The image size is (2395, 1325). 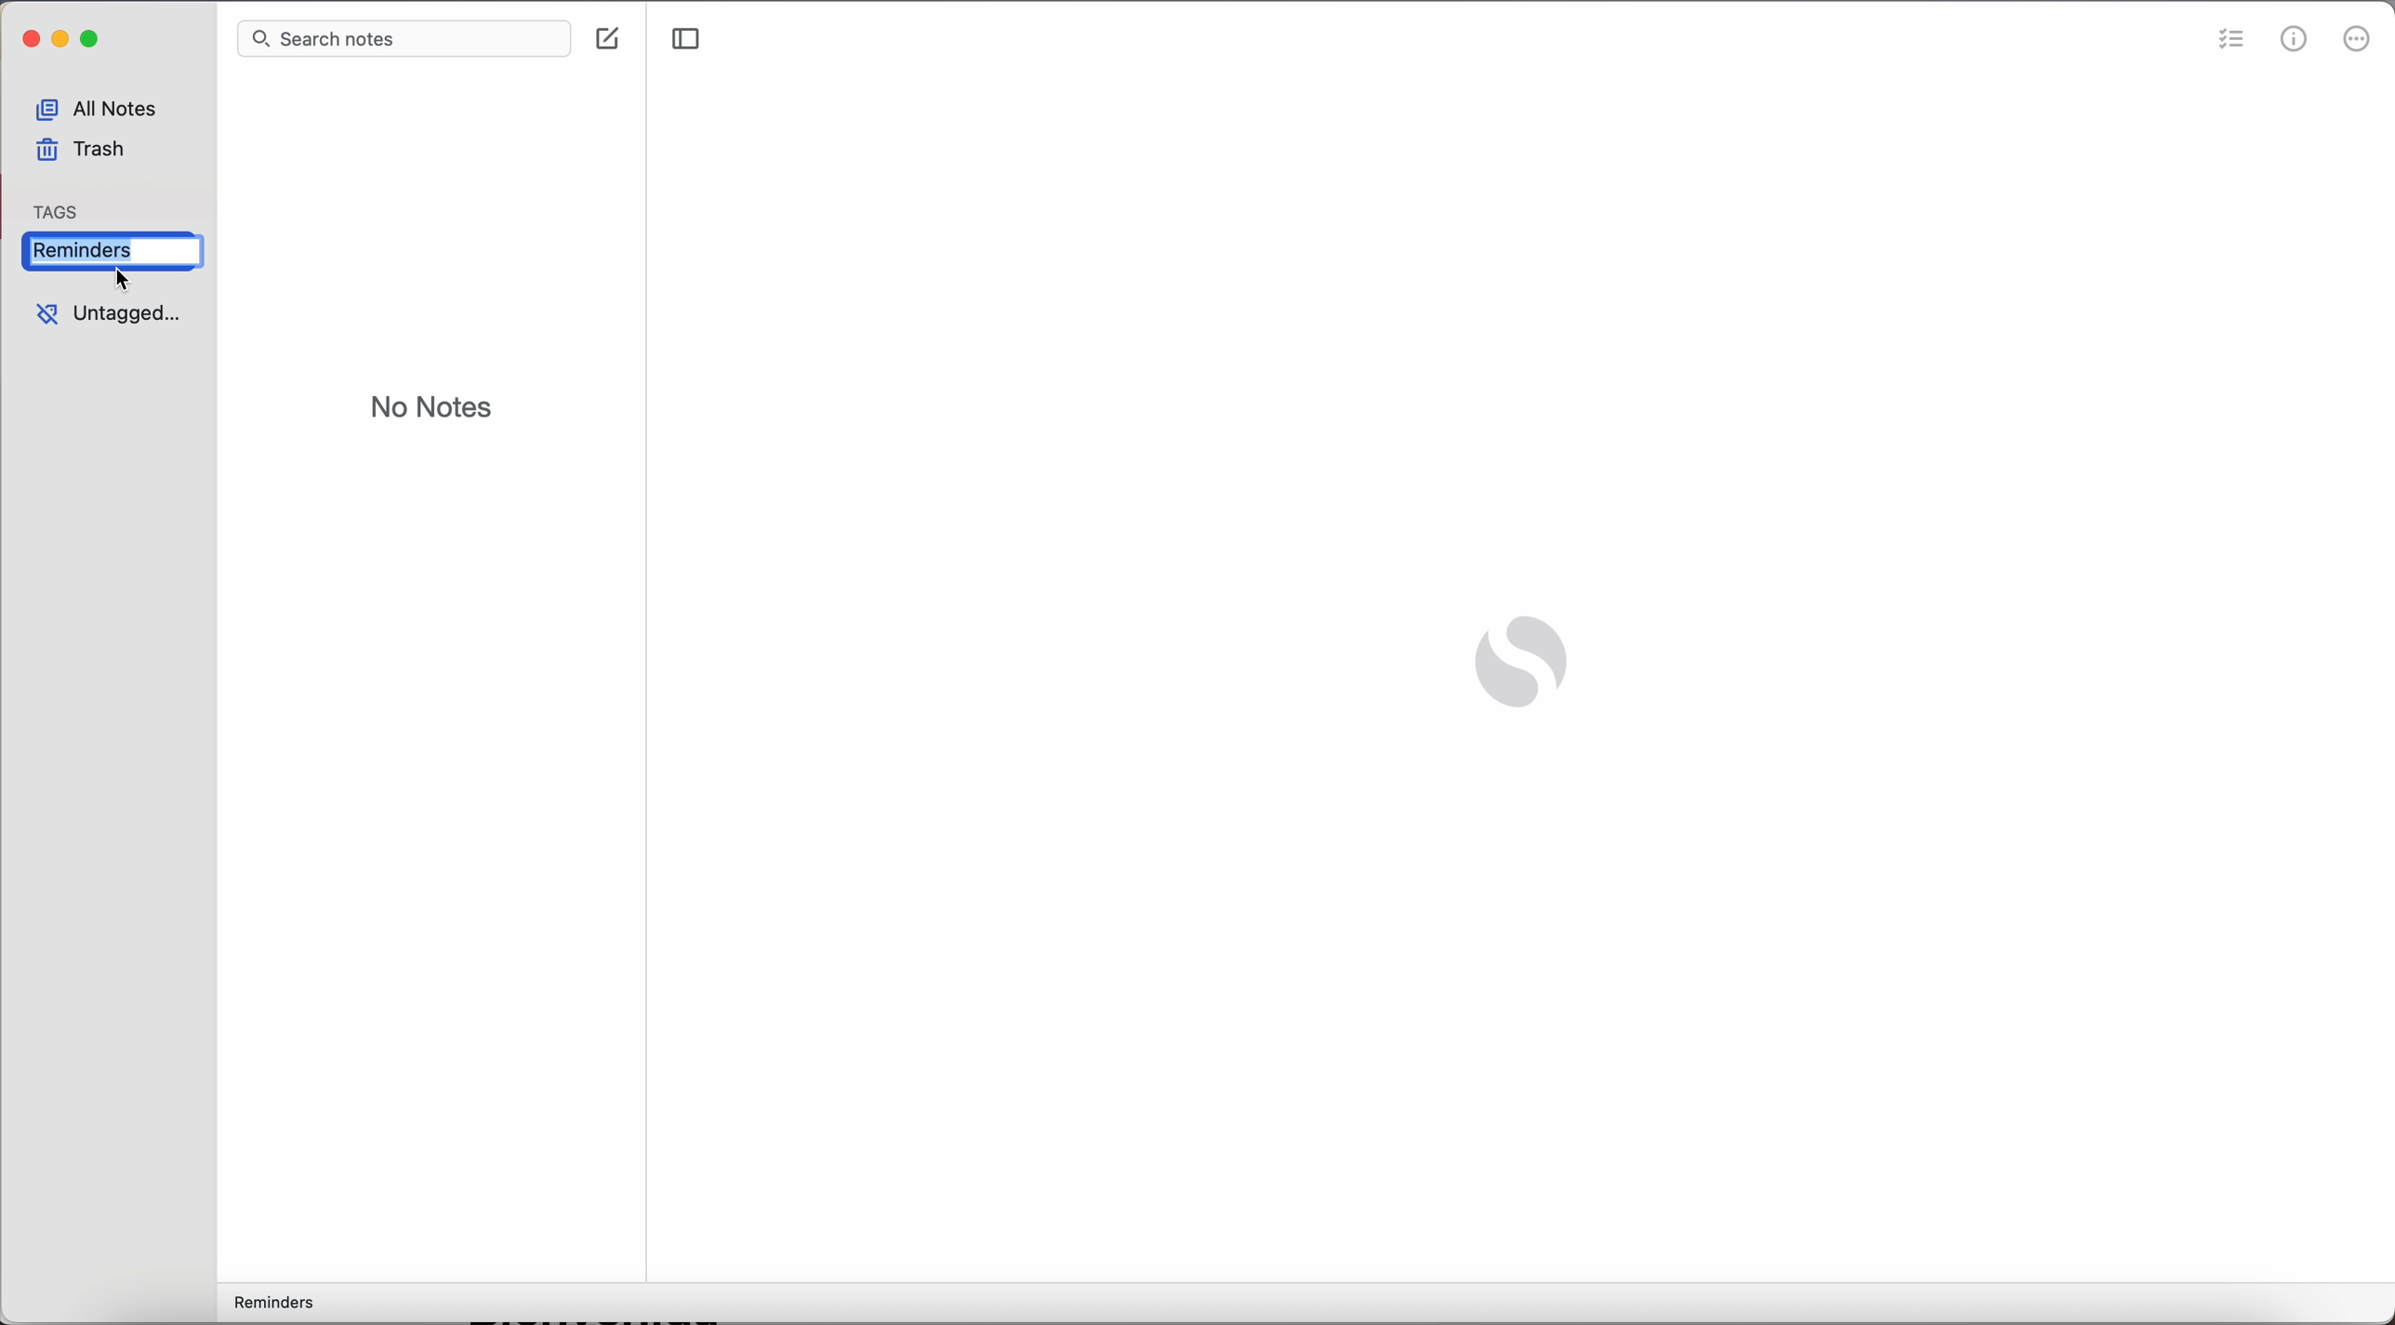 I want to click on tag, so click(x=60, y=205).